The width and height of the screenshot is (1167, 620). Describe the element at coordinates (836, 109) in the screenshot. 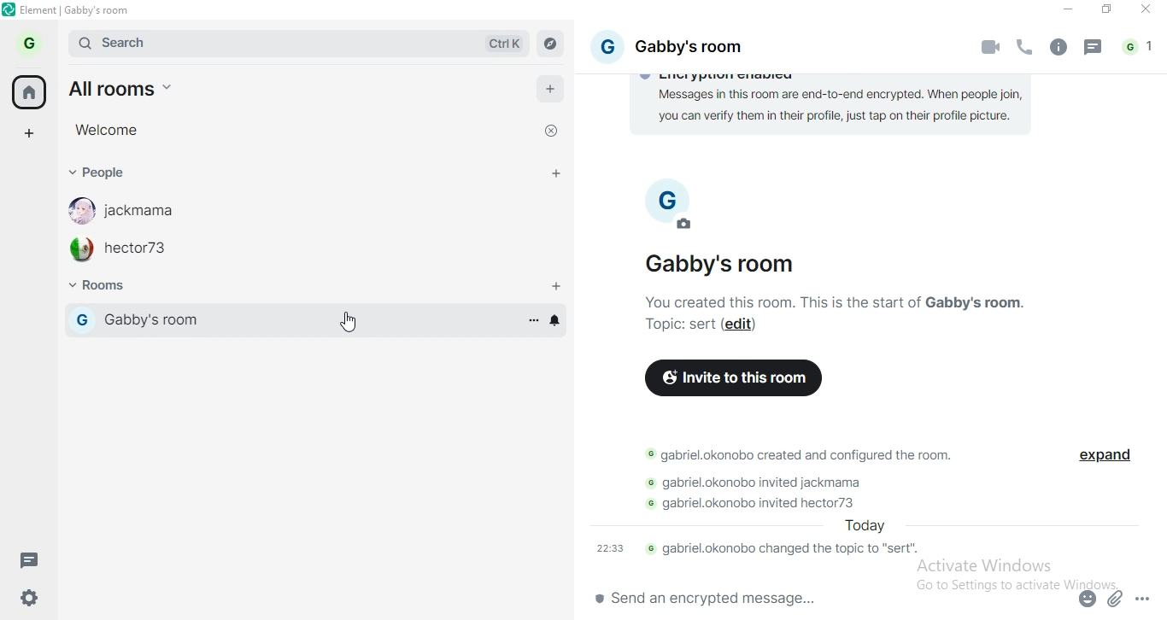

I see `text 1` at that location.